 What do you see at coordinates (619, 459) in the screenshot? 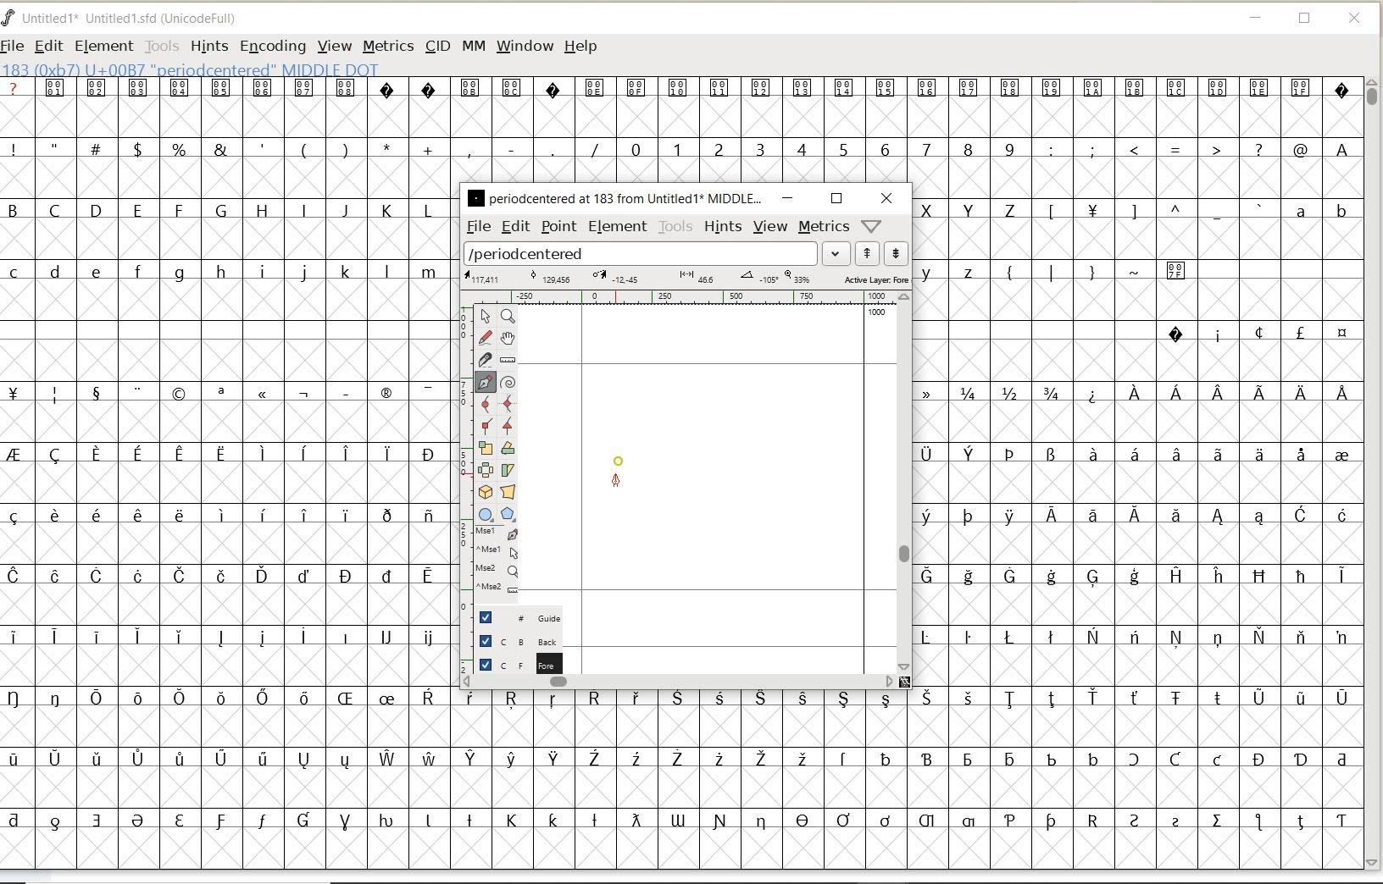
I see `dot` at bounding box center [619, 459].